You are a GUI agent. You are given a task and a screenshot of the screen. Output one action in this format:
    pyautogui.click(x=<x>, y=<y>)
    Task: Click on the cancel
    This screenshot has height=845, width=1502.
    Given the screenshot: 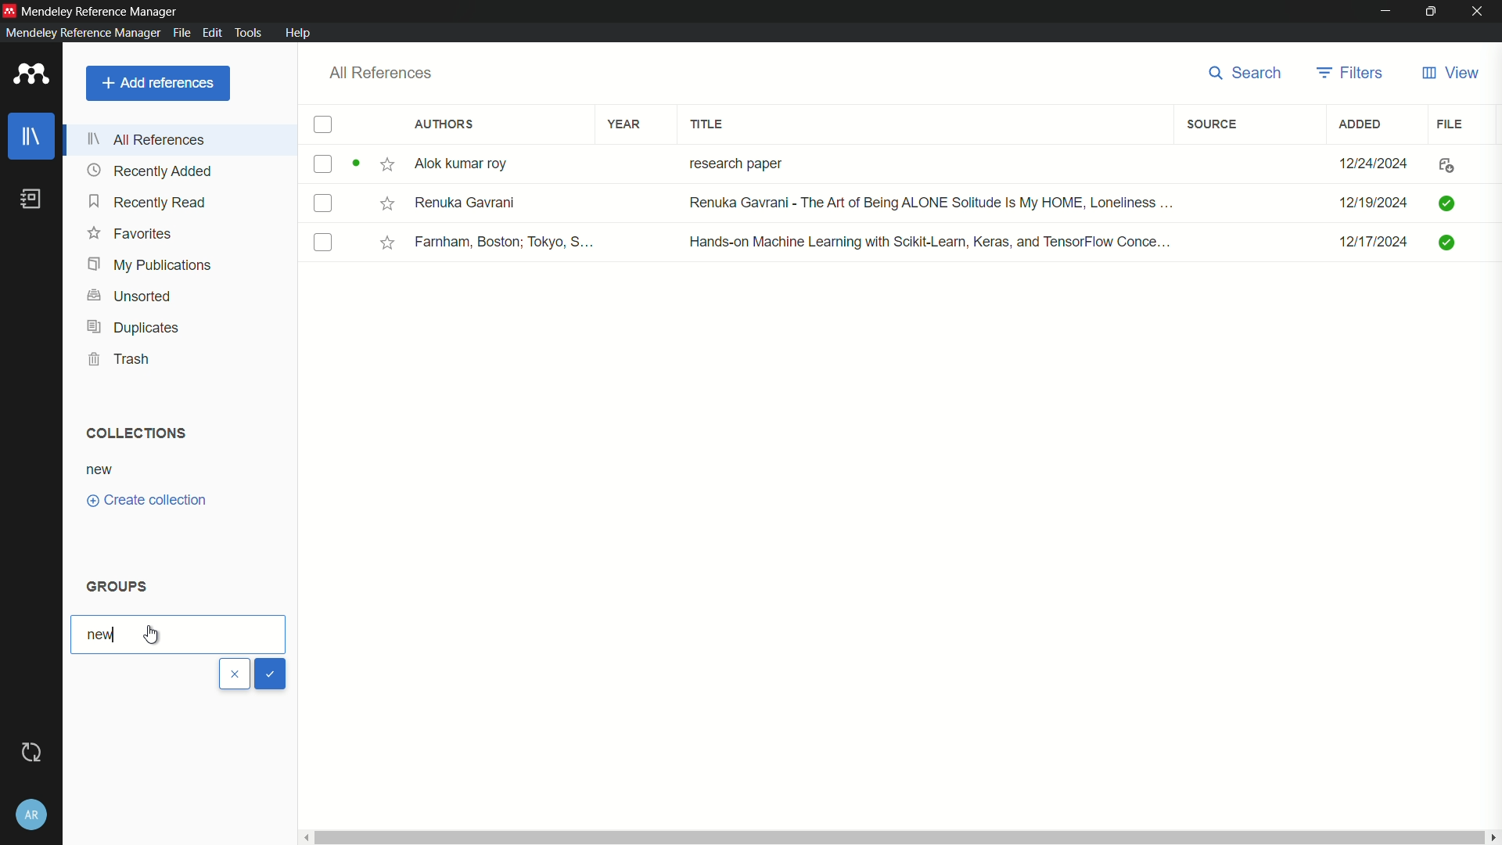 What is the action you would take?
    pyautogui.click(x=235, y=674)
    